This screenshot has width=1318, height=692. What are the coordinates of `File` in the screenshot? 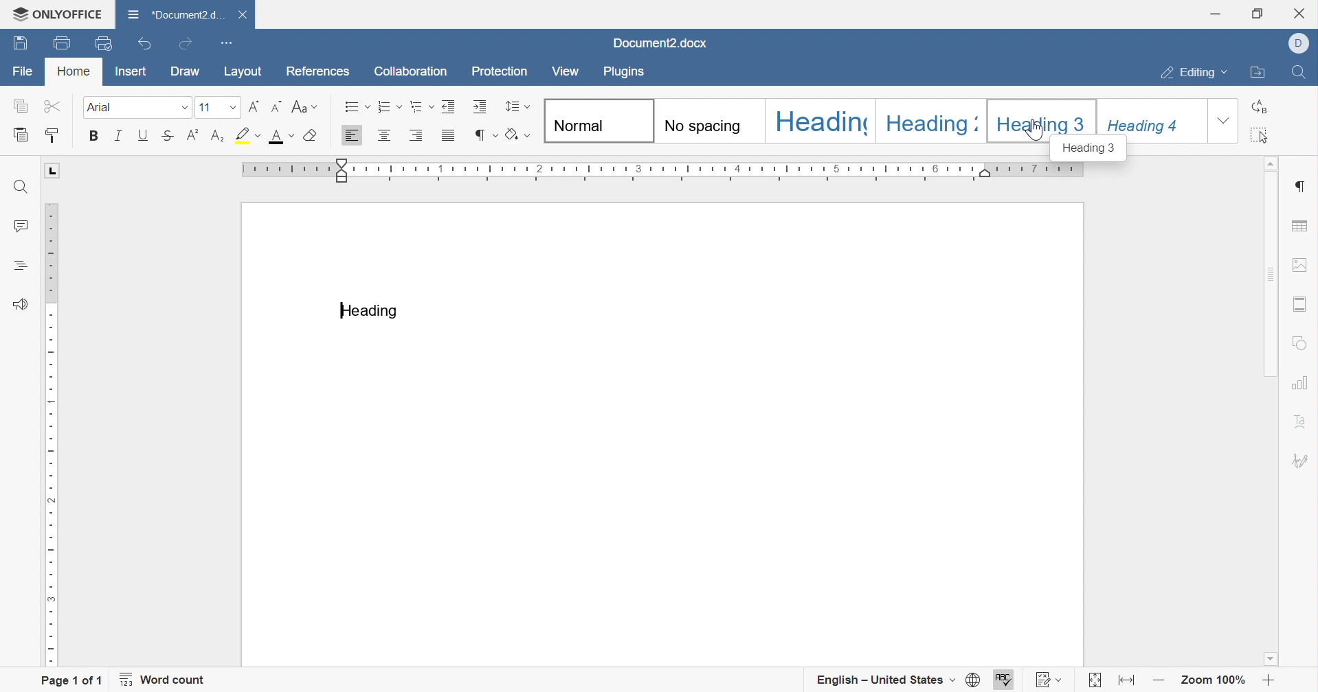 It's located at (24, 72).